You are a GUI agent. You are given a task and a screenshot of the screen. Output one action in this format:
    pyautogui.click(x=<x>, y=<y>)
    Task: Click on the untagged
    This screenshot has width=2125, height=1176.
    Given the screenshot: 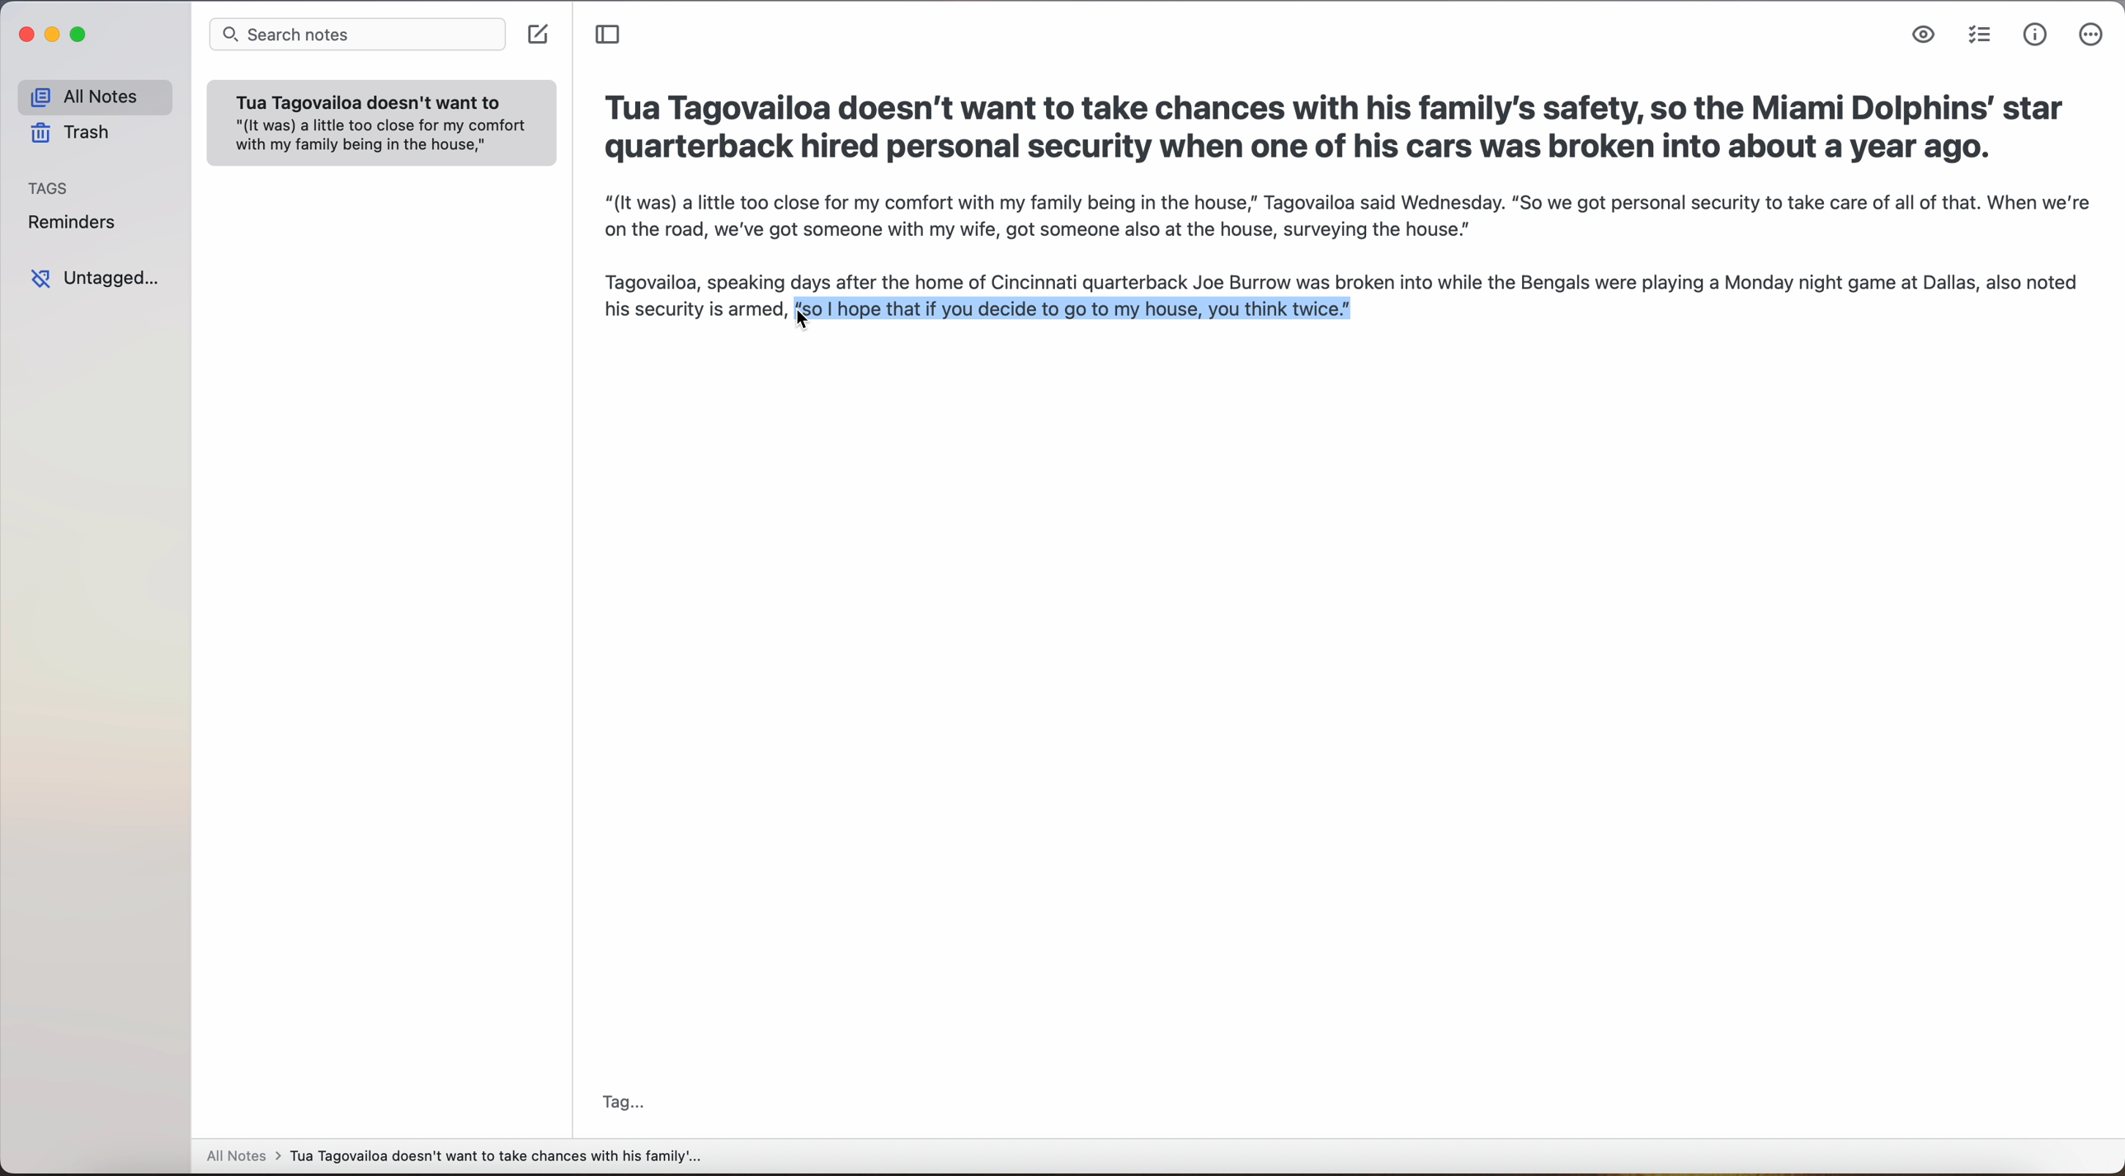 What is the action you would take?
    pyautogui.click(x=98, y=279)
    